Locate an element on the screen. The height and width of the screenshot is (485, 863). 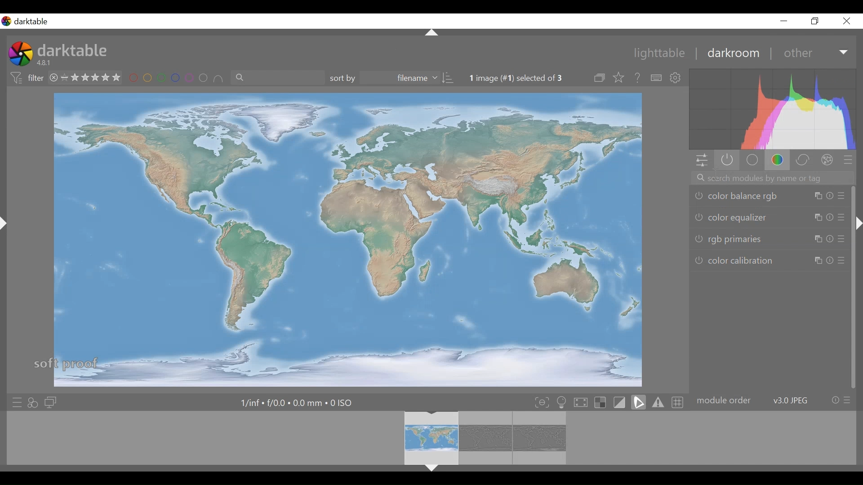
histogram is located at coordinates (774, 109).